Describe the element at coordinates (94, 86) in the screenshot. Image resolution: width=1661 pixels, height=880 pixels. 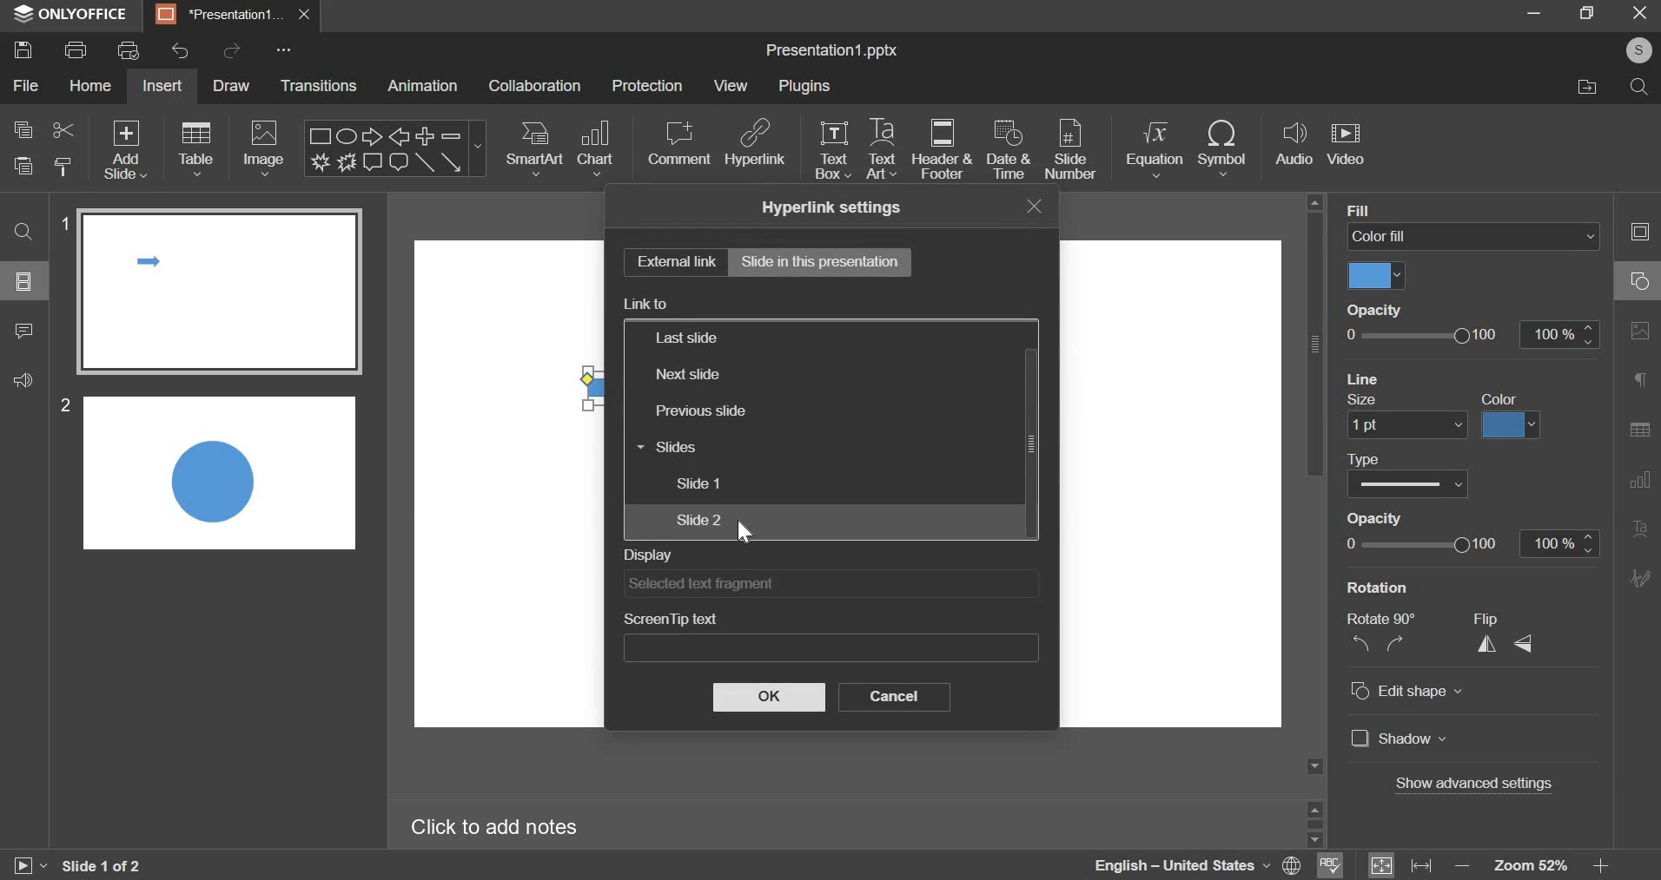
I see `home` at that location.